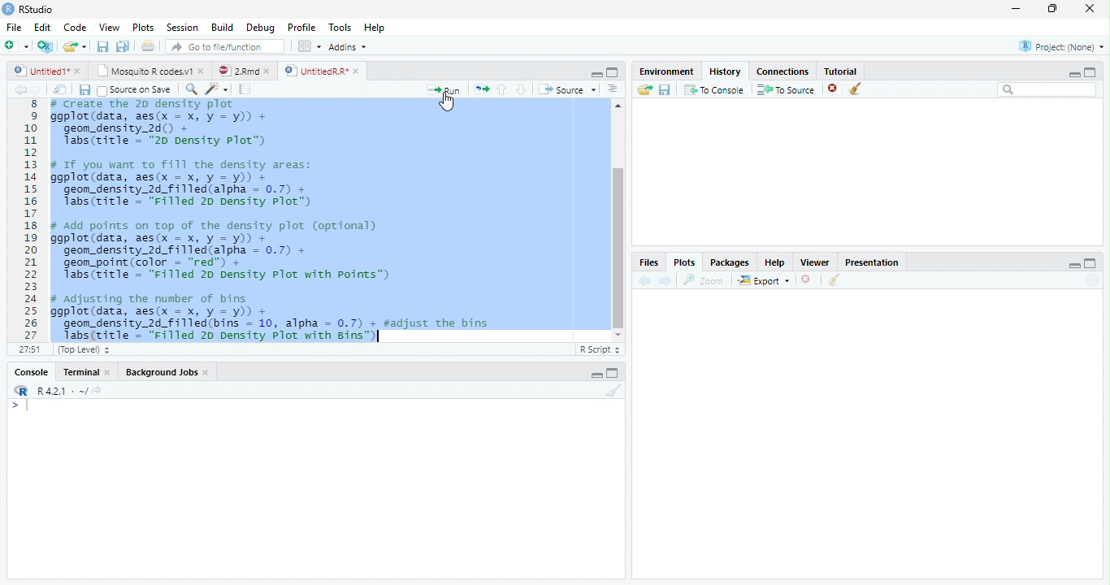 The height and width of the screenshot is (585, 1110). What do you see at coordinates (245, 90) in the screenshot?
I see `compile report` at bounding box center [245, 90].